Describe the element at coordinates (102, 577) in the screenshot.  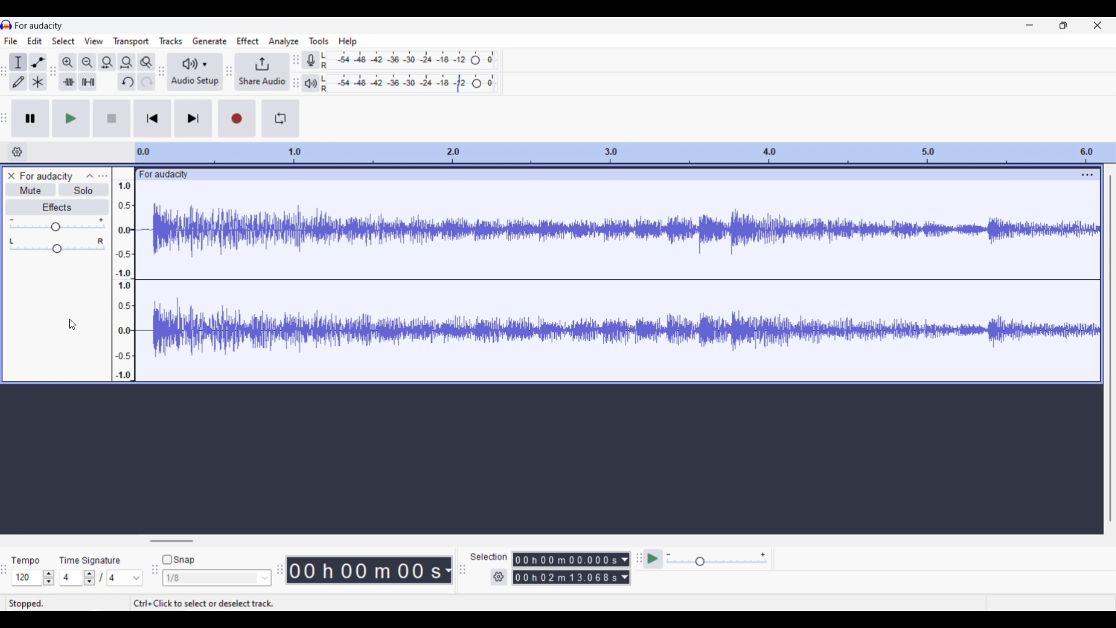
I see `Time signature settings` at that location.